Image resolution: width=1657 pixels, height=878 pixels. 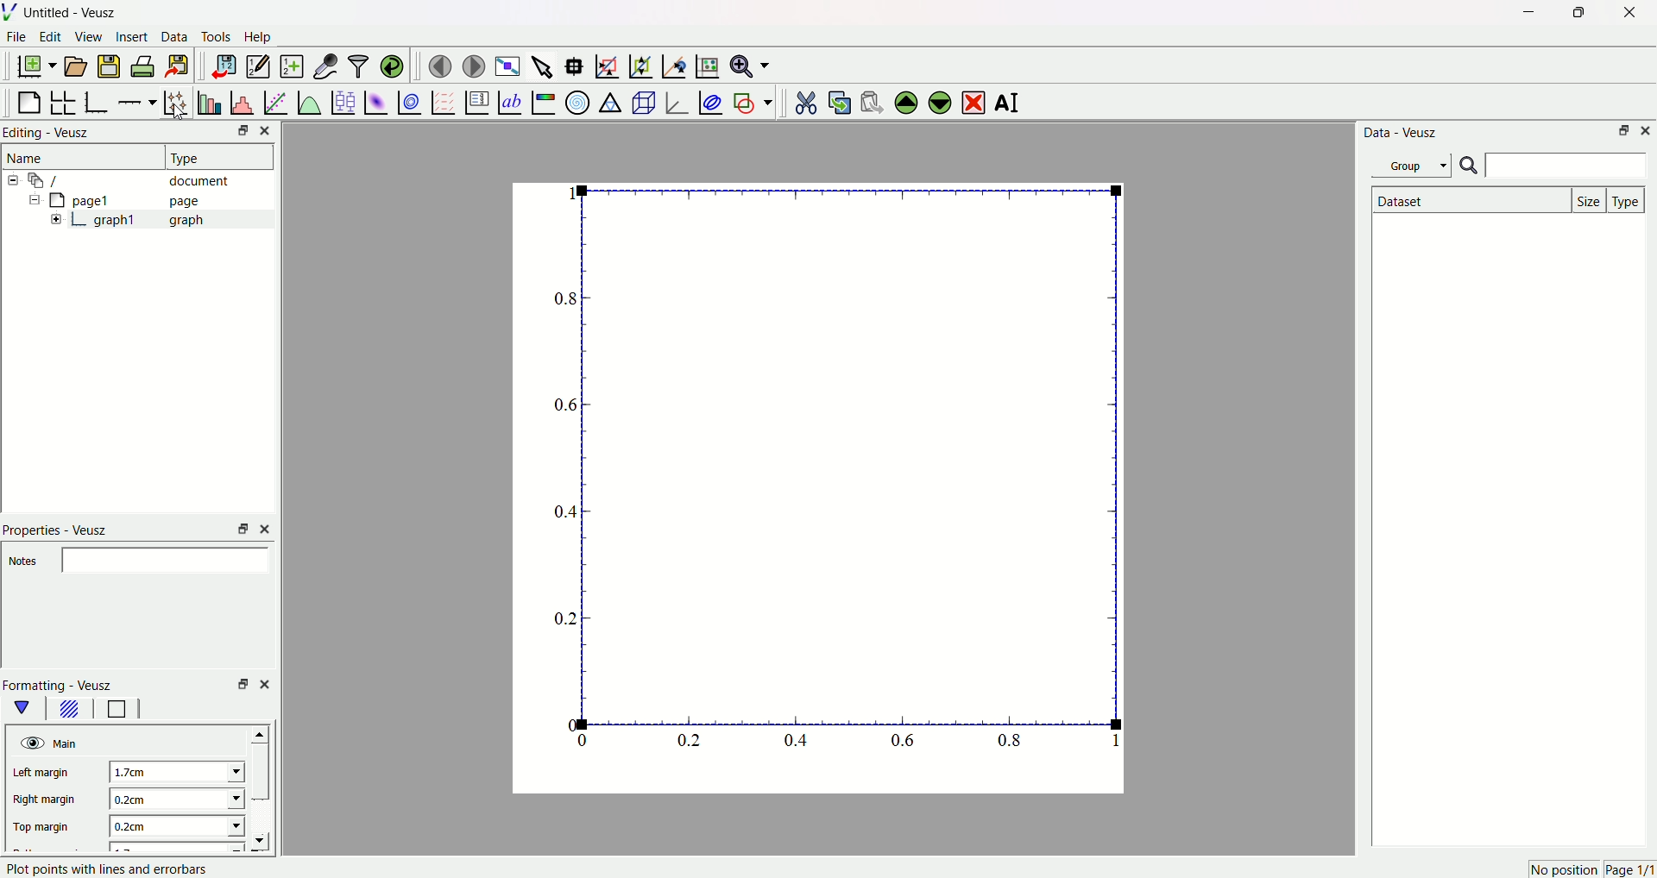 What do you see at coordinates (31, 202) in the screenshot?
I see `collapse` at bounding box center [31, 202].